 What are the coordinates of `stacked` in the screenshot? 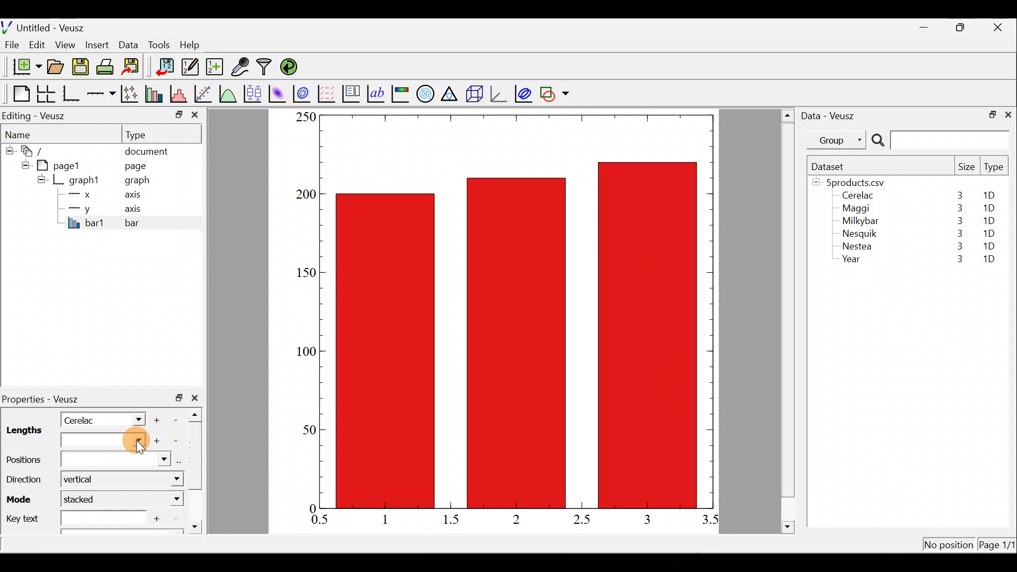 It's located at (86, 499).